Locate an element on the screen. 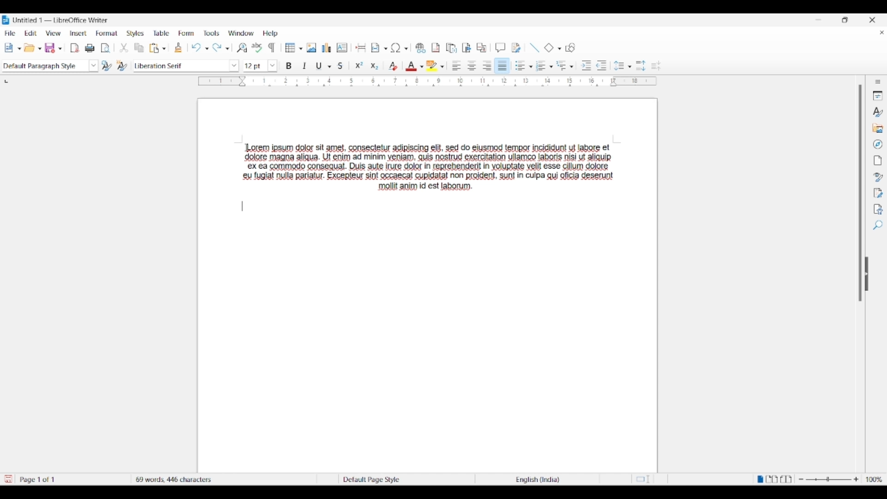  Edit is located at coordinates (30, 33).